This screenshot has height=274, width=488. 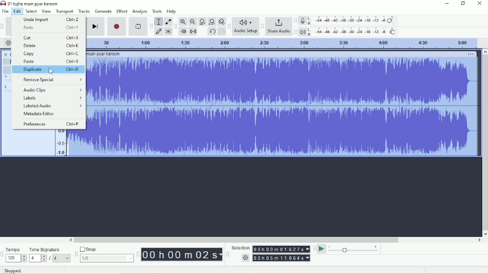 I want to click on Audacity audio setup toolbar, so click(x=229, y=26).